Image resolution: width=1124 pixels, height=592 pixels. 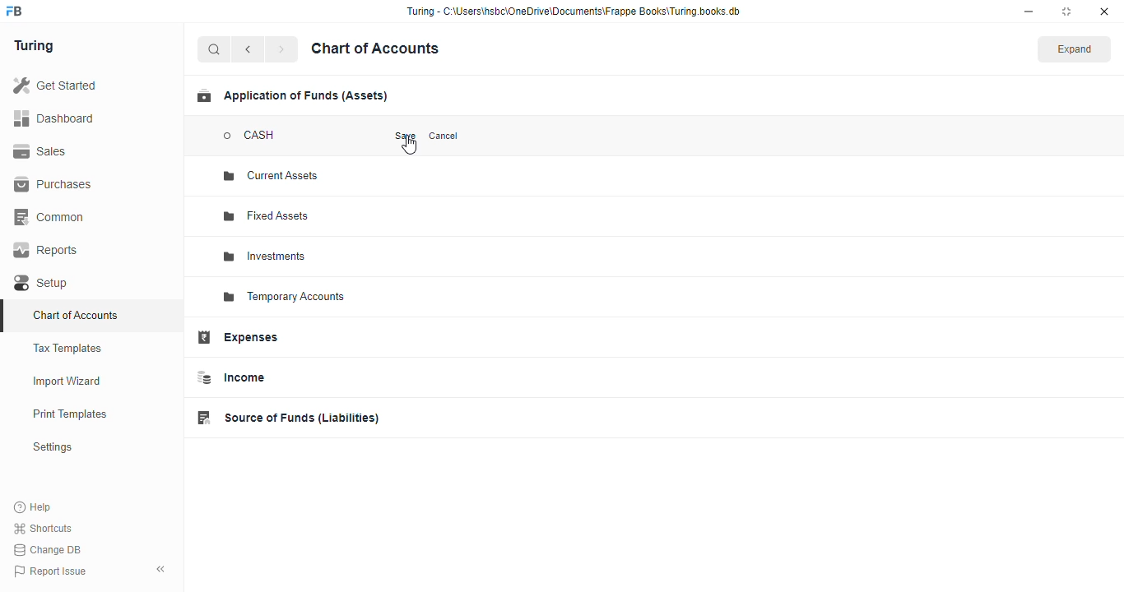 I want to click on toggle sidebar, so click(x=161, y=569).